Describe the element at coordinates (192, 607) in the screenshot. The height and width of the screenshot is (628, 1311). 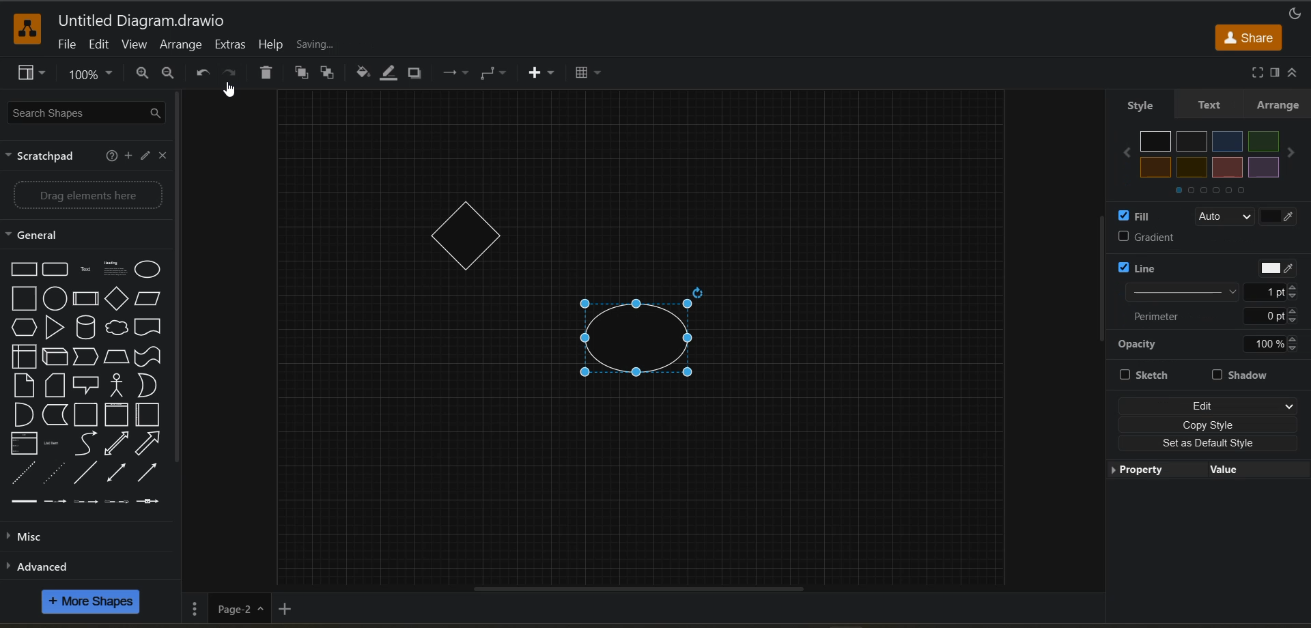
I see `pages` at that location.